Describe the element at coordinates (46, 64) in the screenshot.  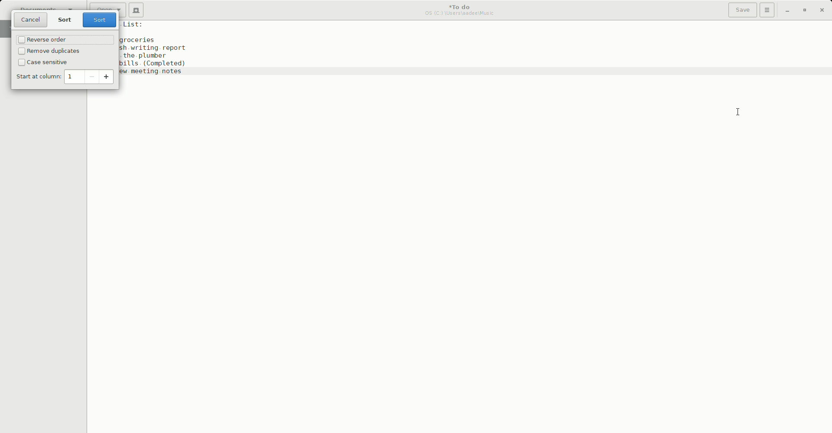
I see `Case sensitive` at that location.